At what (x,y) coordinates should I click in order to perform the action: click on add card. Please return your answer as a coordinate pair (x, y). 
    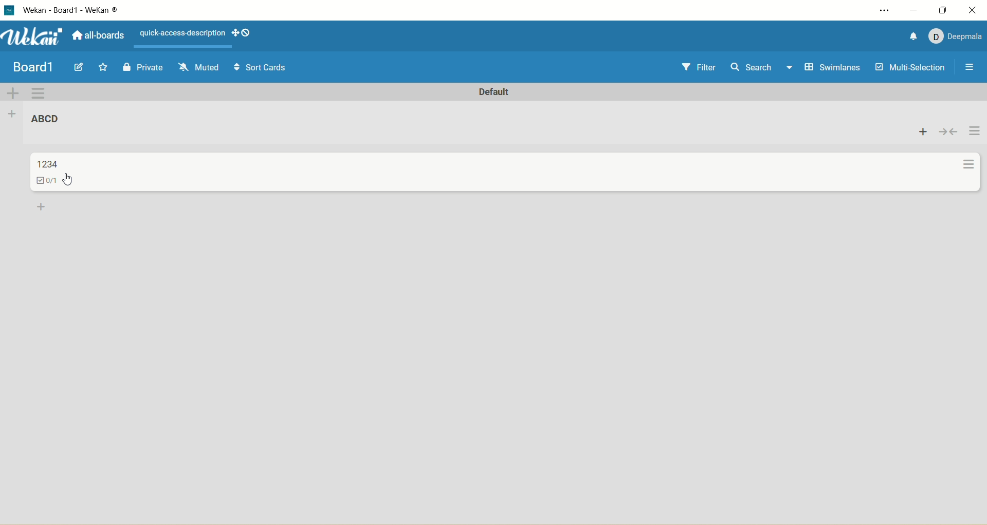
    Looking at the image, I should click on (922, 133).